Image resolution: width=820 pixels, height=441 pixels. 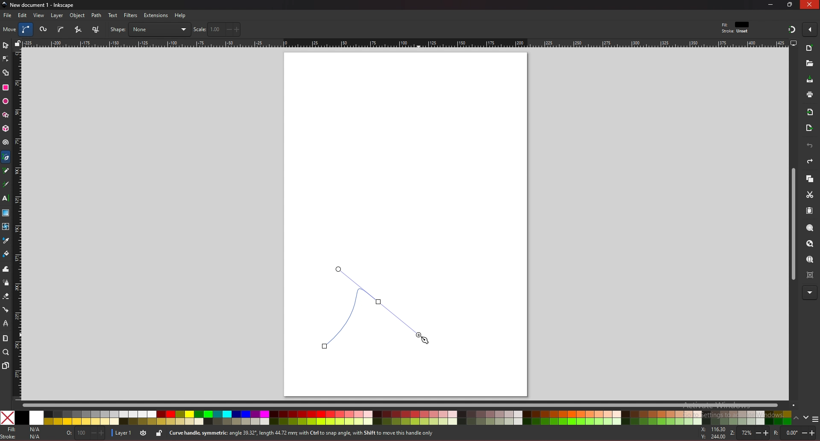 What do you see at coordinates (408, 404) in the screenshot?
I see `scroll bar` at bounding box center [408, 404].